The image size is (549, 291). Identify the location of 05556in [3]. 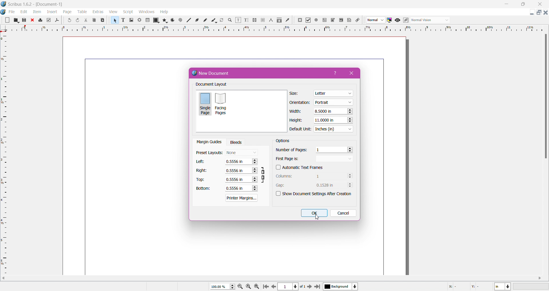
(239, 170).